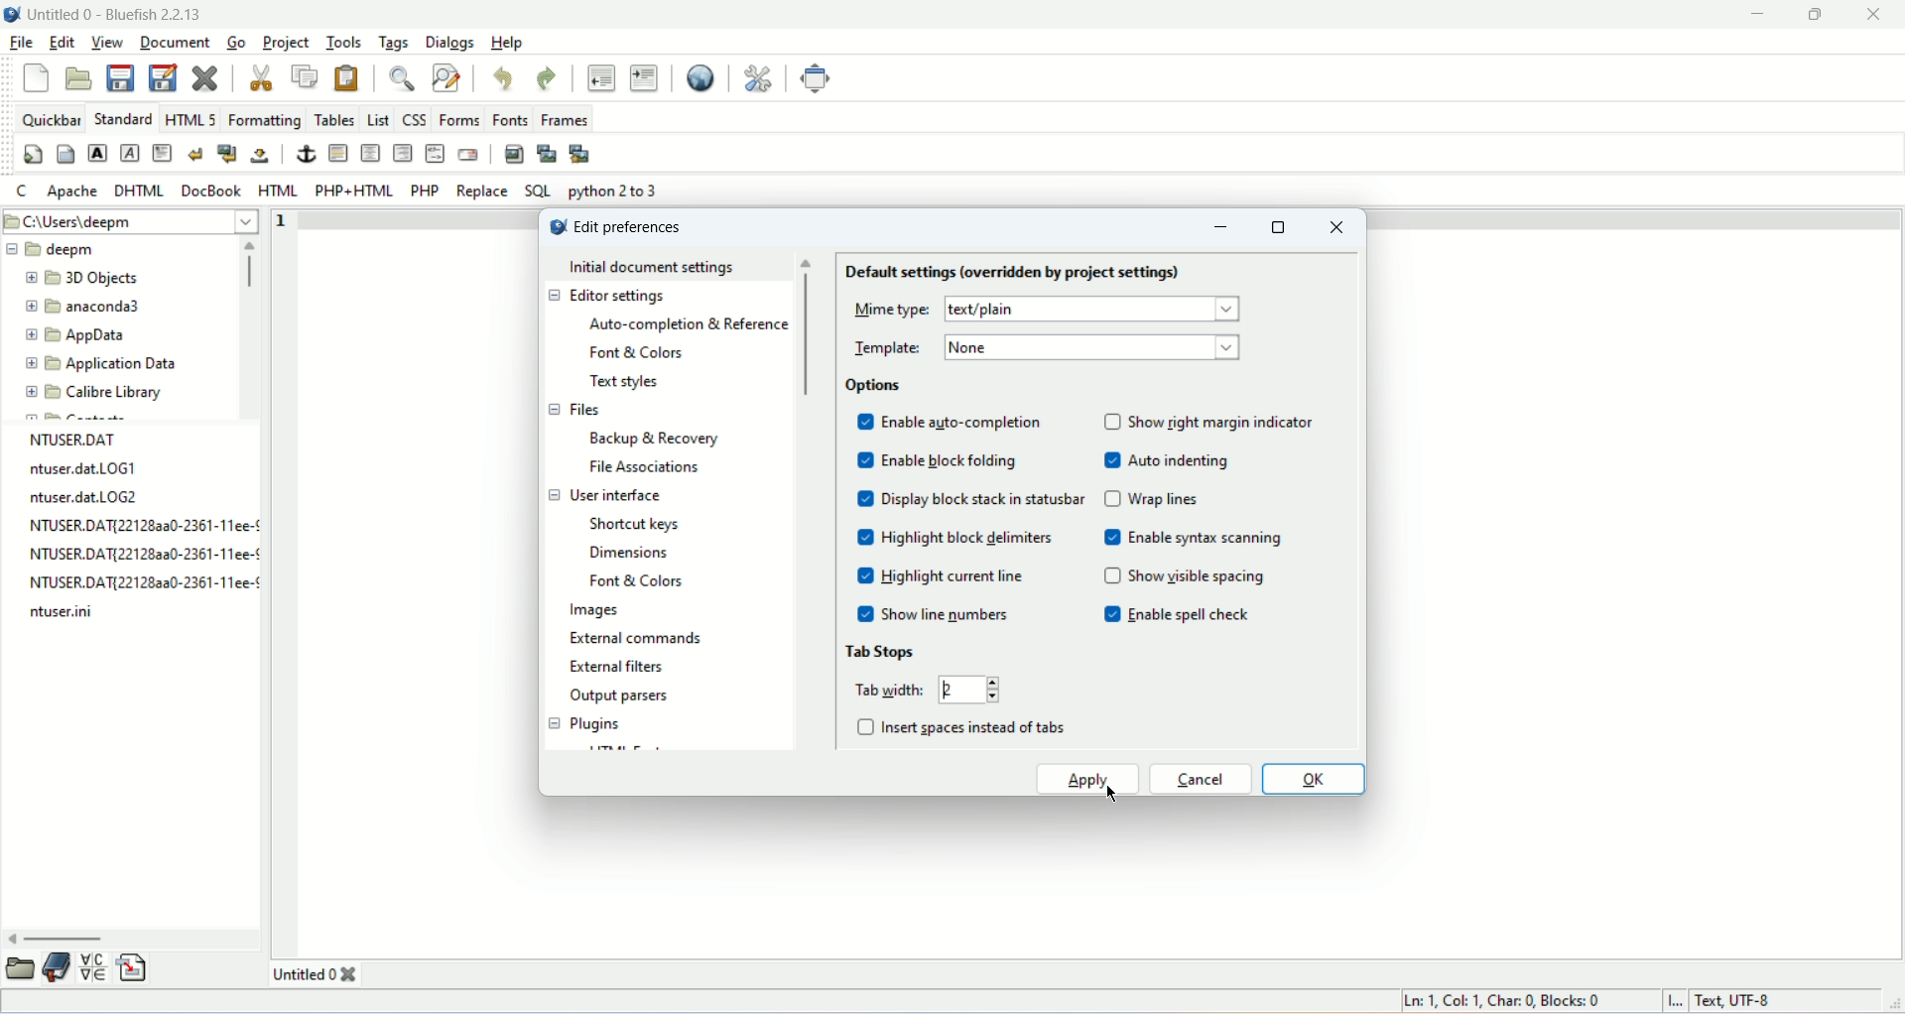 The image size is (1905, 1014). I want to click on PHP, so click(425, 190).